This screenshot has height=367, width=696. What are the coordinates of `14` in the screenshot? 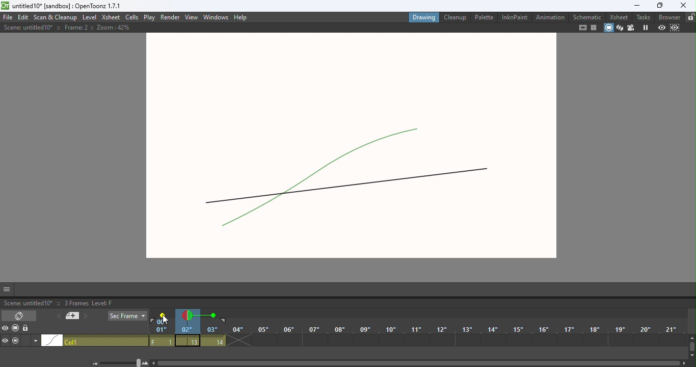 It's located at (213, 341).